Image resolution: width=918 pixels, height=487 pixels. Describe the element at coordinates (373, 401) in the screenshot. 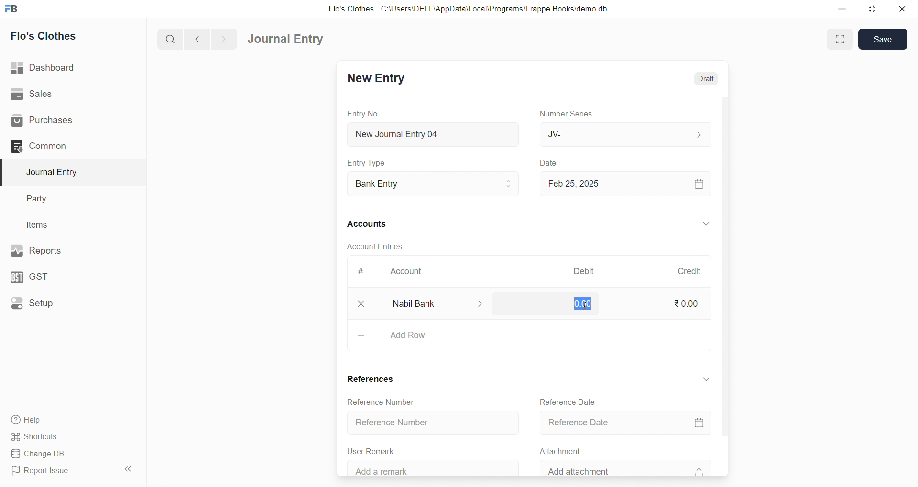

I see `Reference Number` at that location.